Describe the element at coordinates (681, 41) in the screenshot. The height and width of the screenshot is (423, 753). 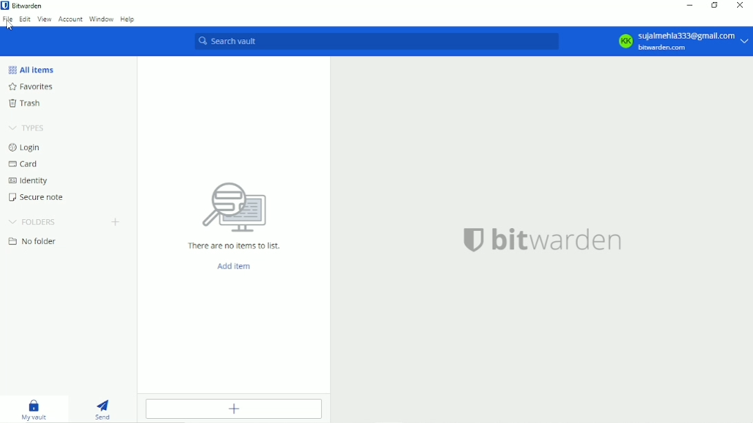
I see `KK sujalmehla333@gmail.com      bitwarden.com` at that location.